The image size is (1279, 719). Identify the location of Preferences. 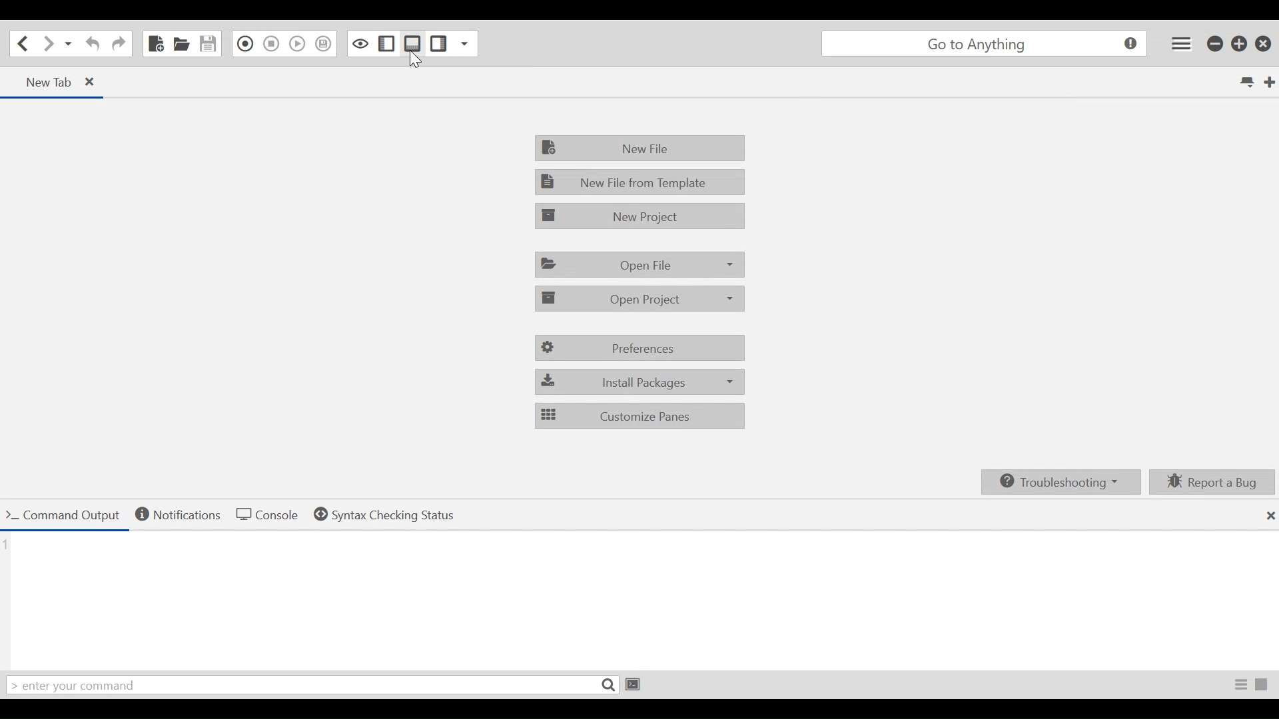
(639, 348).